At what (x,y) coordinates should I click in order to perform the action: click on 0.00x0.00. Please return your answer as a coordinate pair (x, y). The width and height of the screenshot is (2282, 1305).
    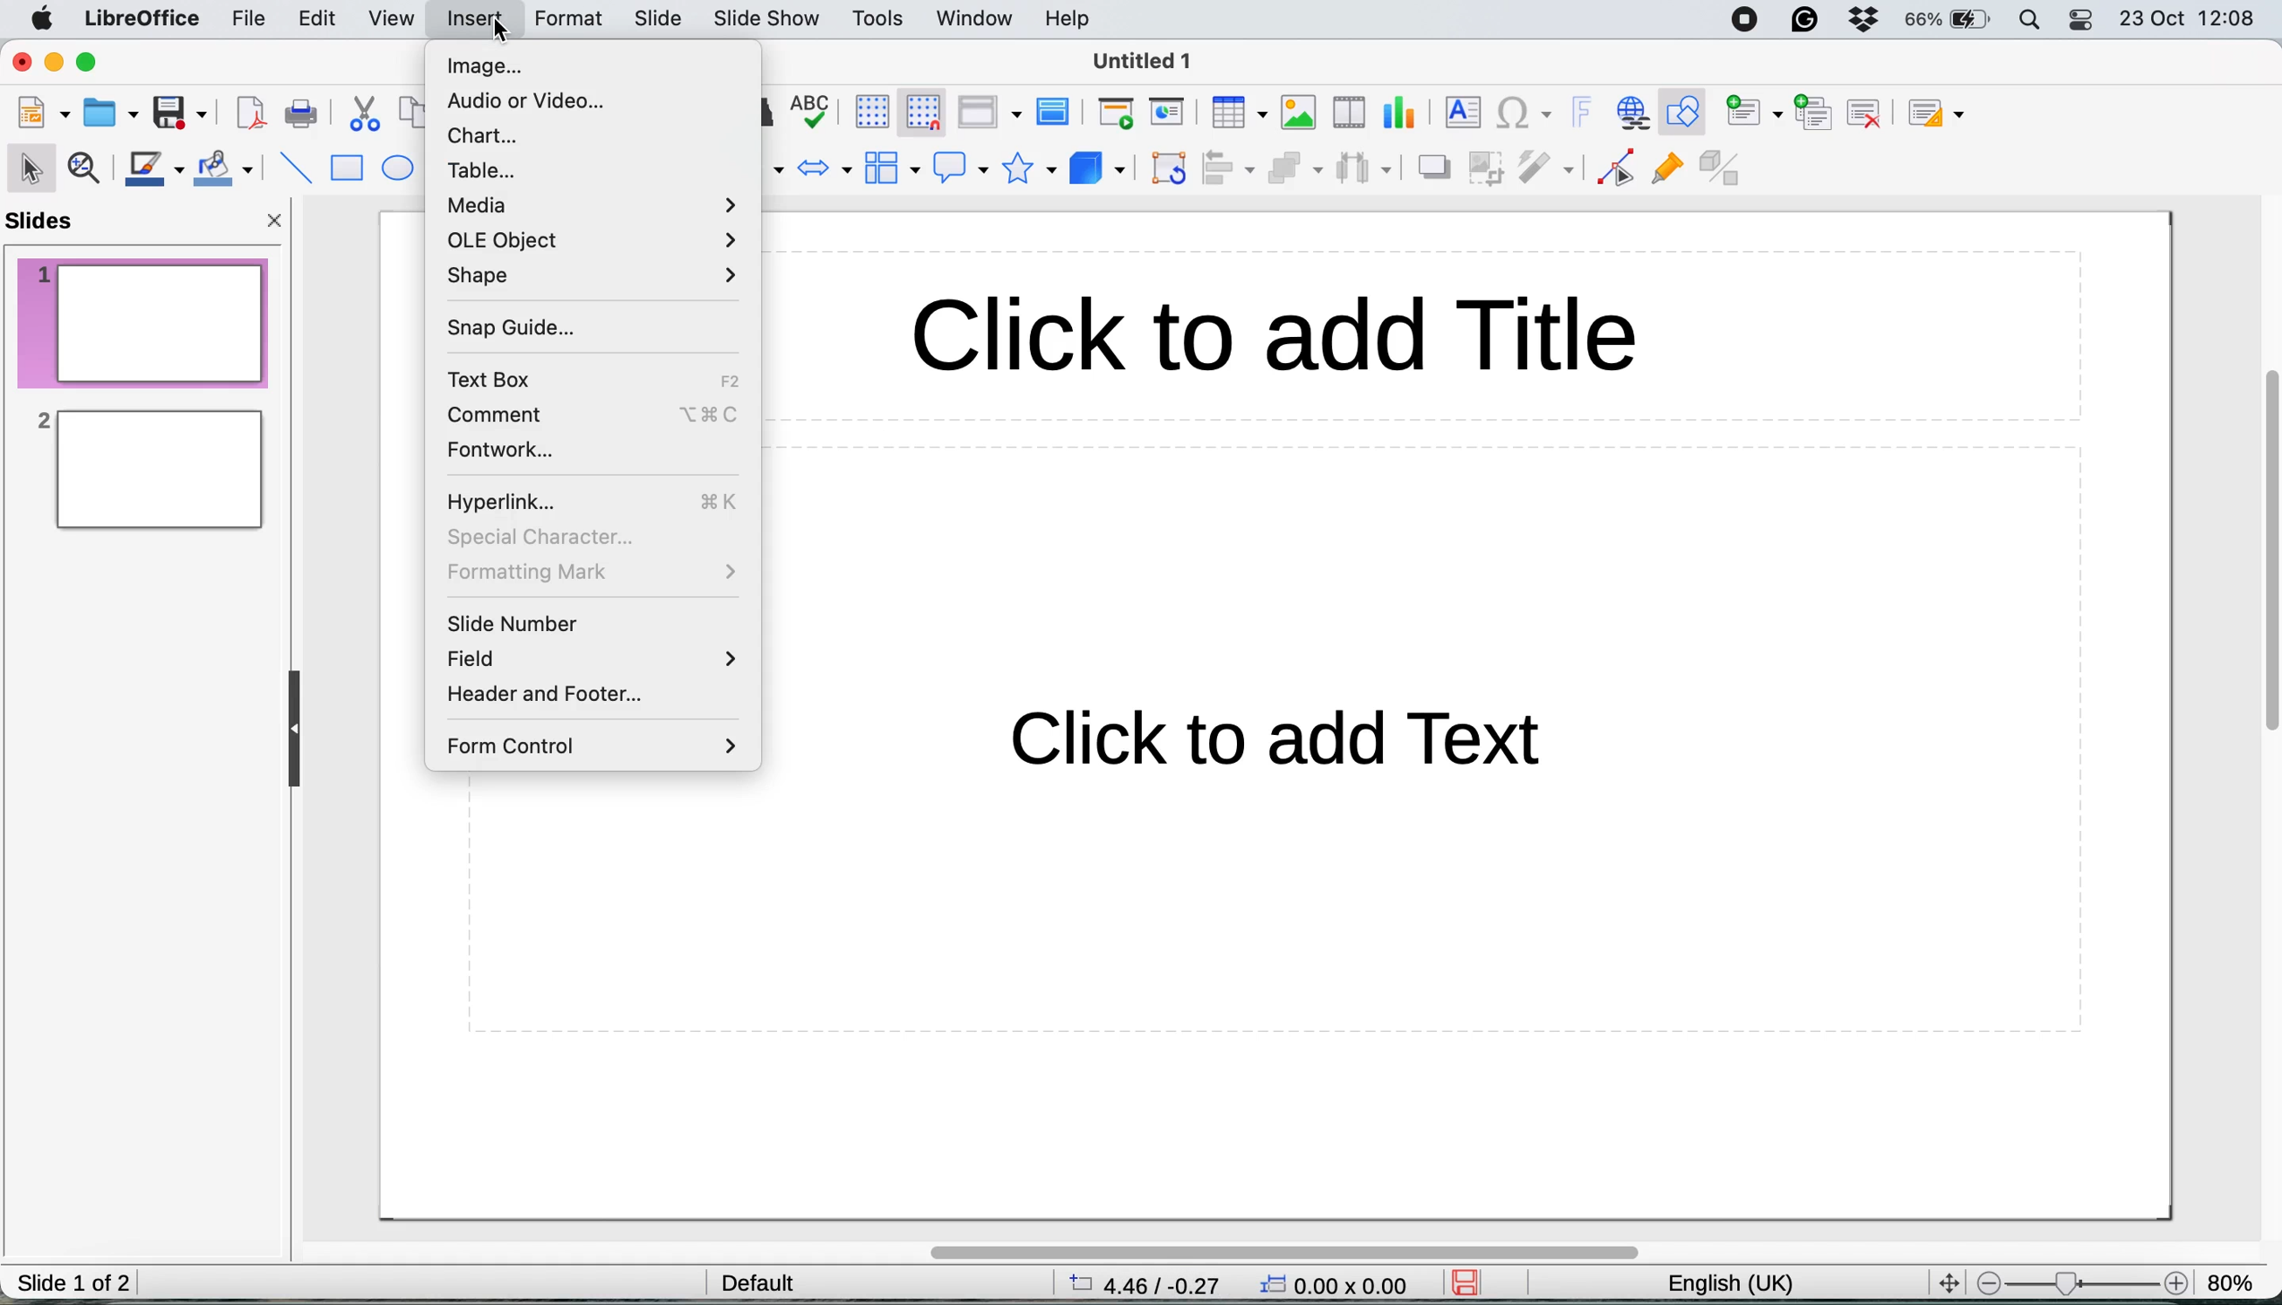
    Looking at the image, I should click on (1337, 1288).